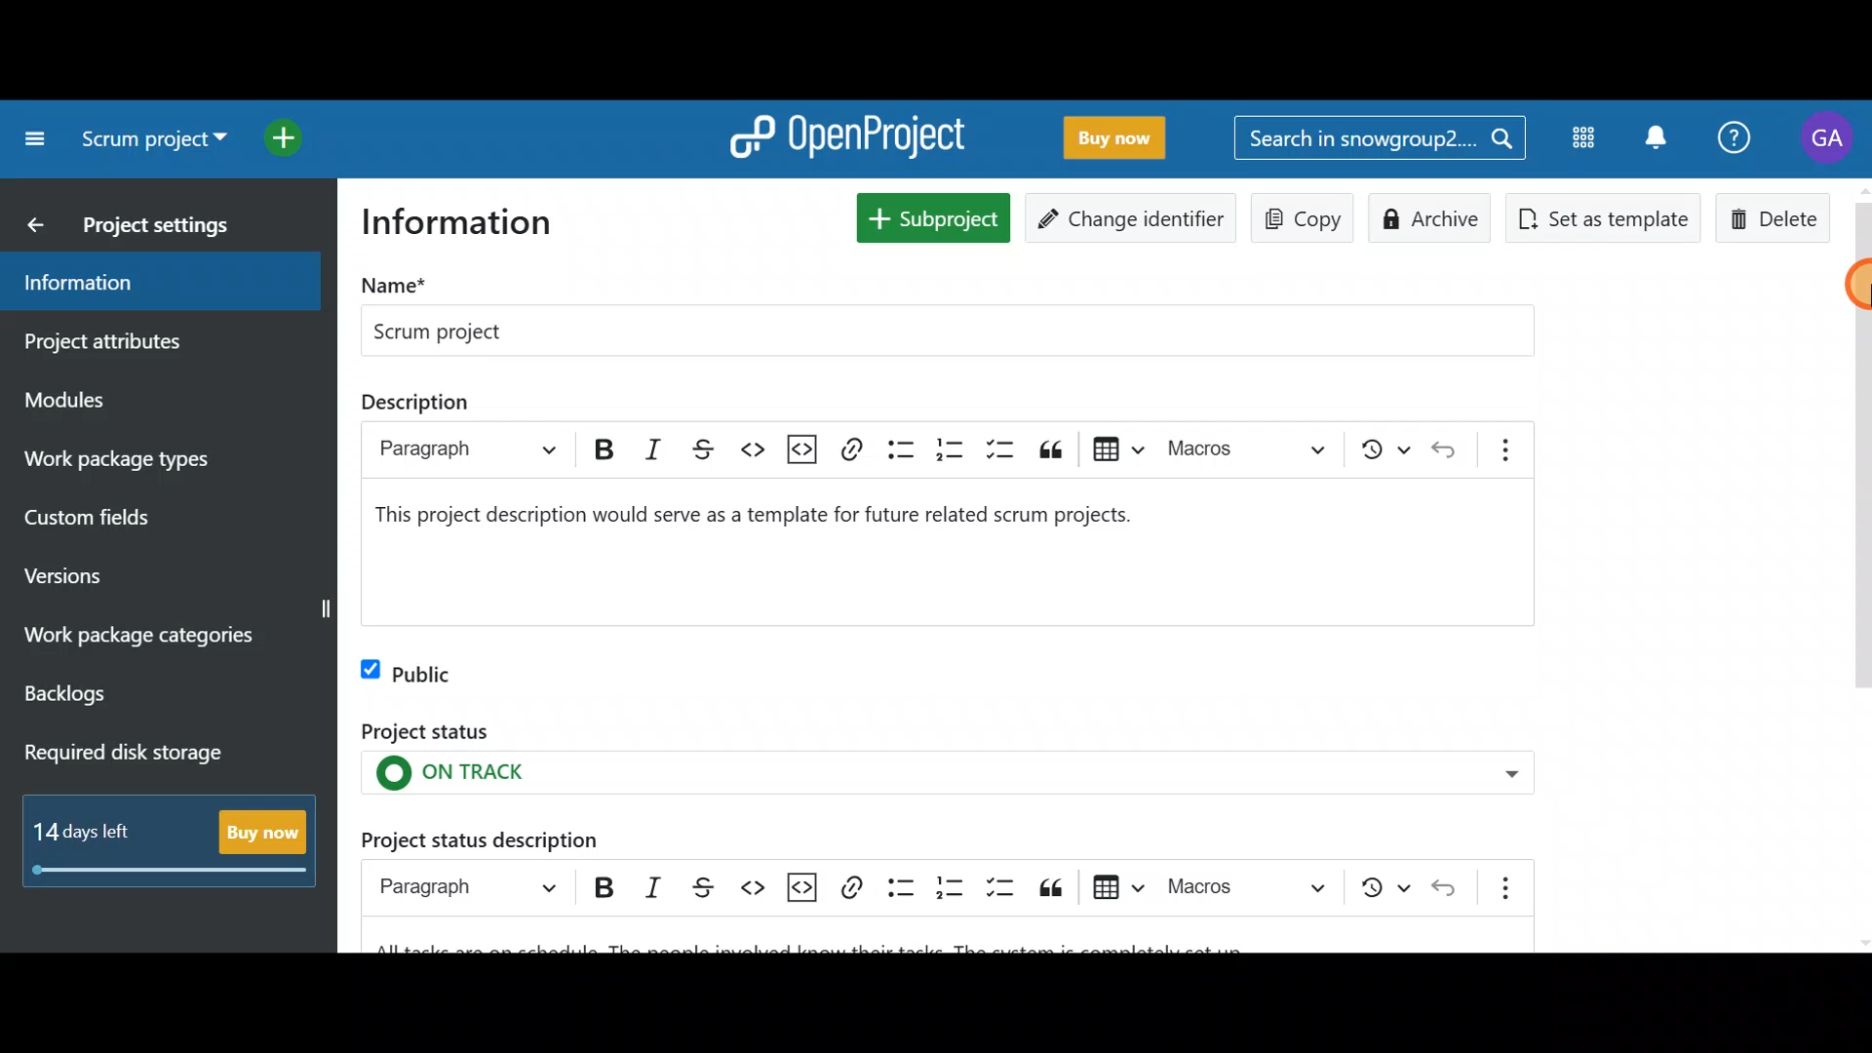 The image size is (1872, 1053). I want to click on Heading, so click(467, 888).